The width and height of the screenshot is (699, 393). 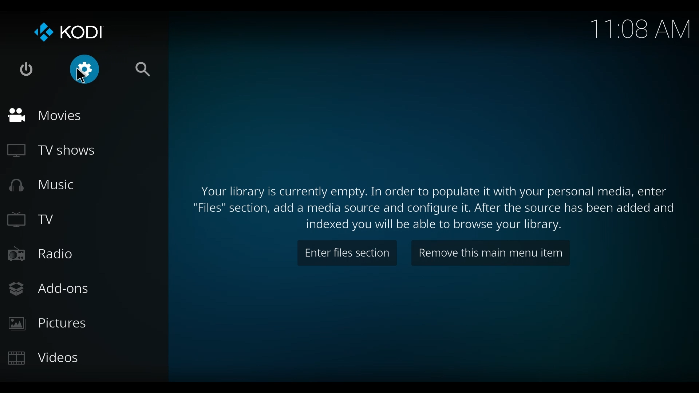 I want to click on indexed you will be able to browse the library, so click(x=435, y=225).